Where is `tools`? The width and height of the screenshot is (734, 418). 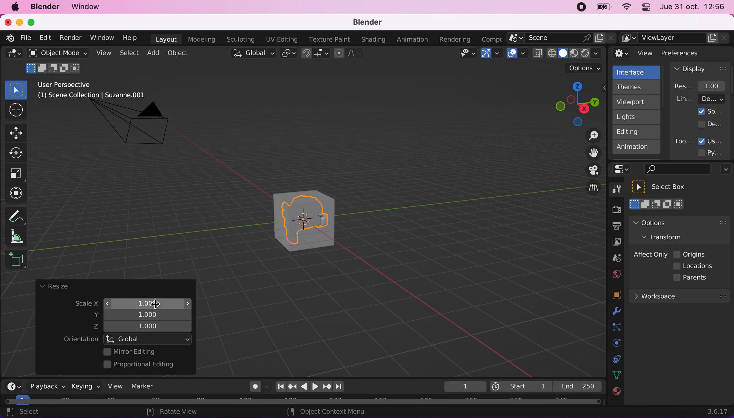
tools is located at coordinates (613, 191).